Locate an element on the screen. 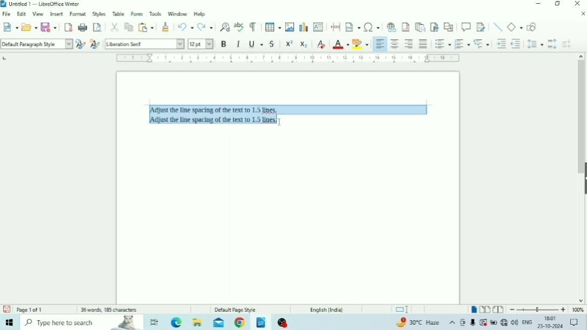 The width and height of the screenshot is (587, 330). Decrease Paragraph Spacing is located at coordinates (567, 45).